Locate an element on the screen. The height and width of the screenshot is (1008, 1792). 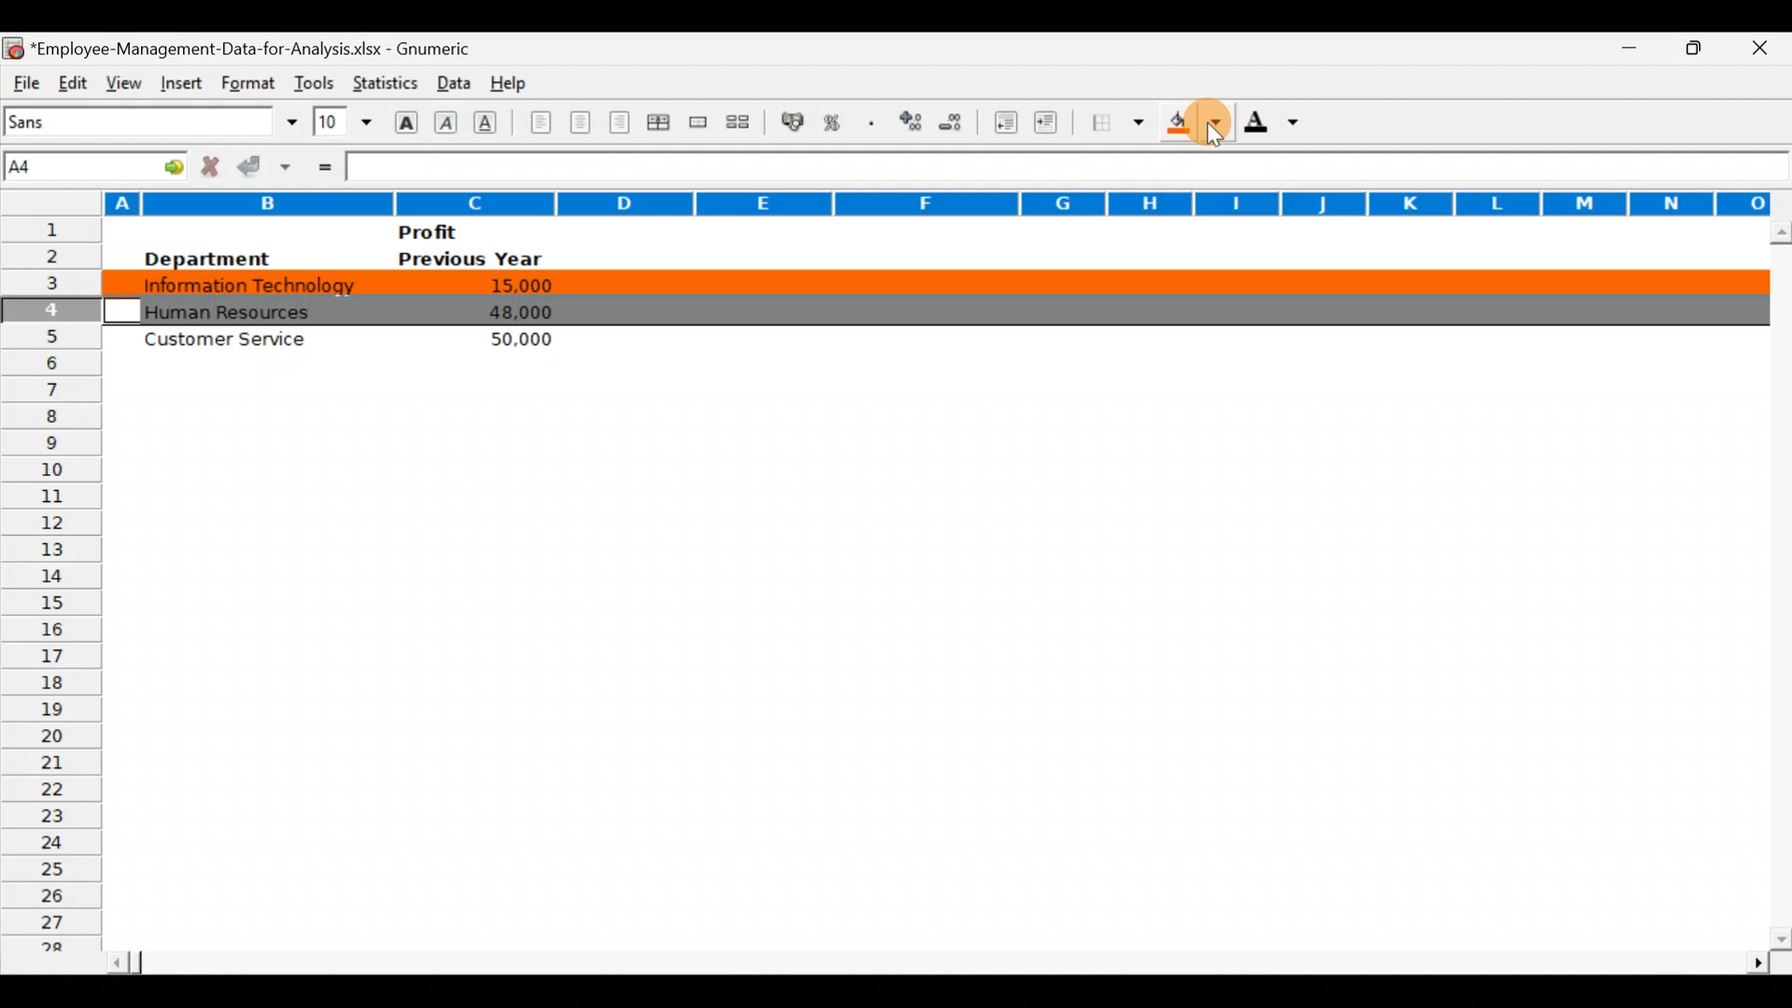
Align right is located at coordinates (623, 122).